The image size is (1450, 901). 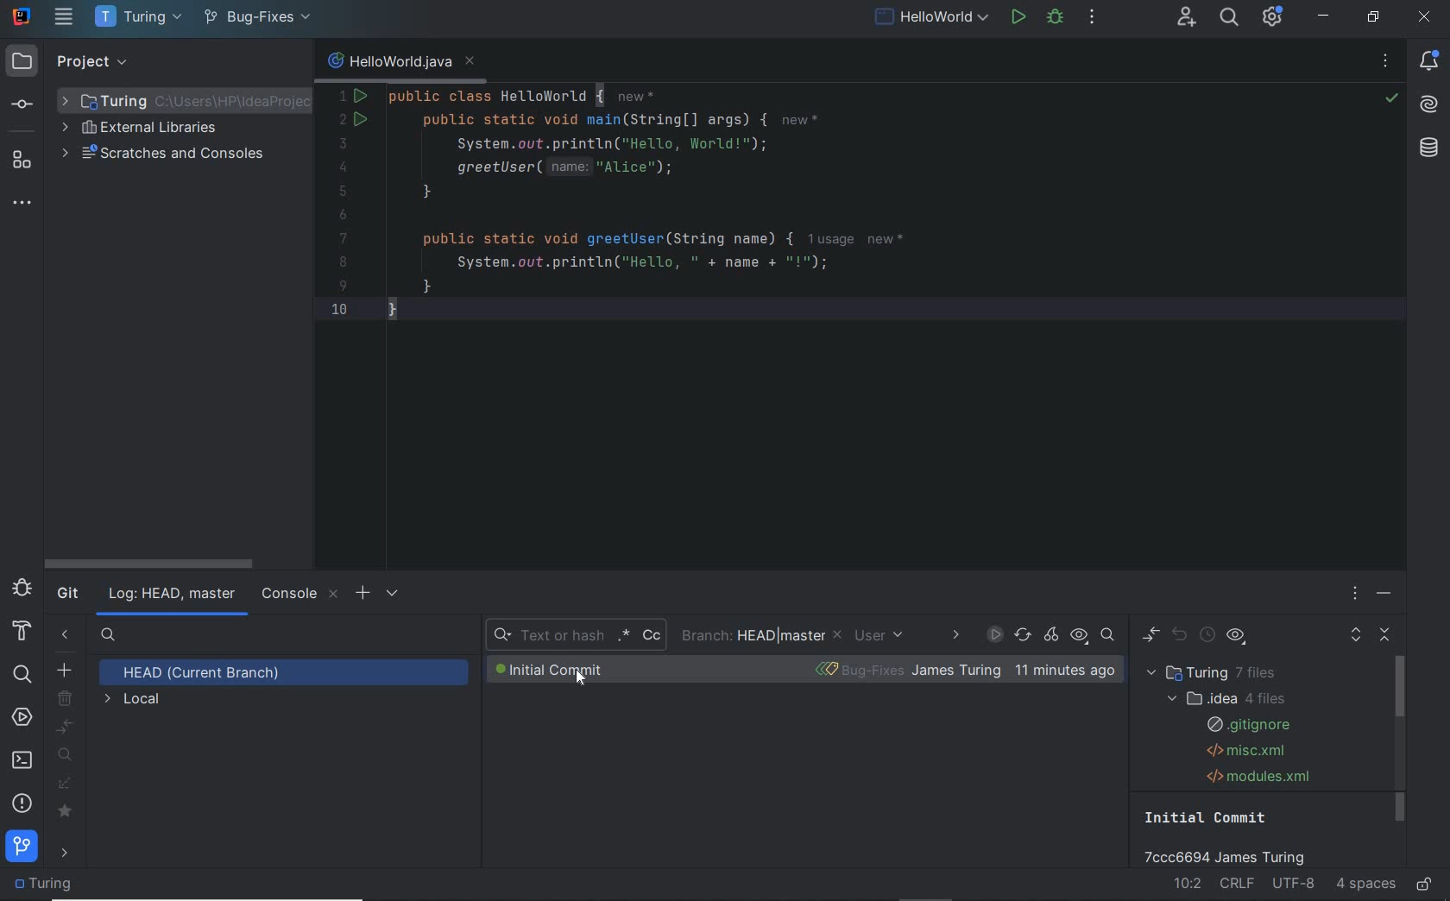 I want to click on file name, so click(x=400, y=64).